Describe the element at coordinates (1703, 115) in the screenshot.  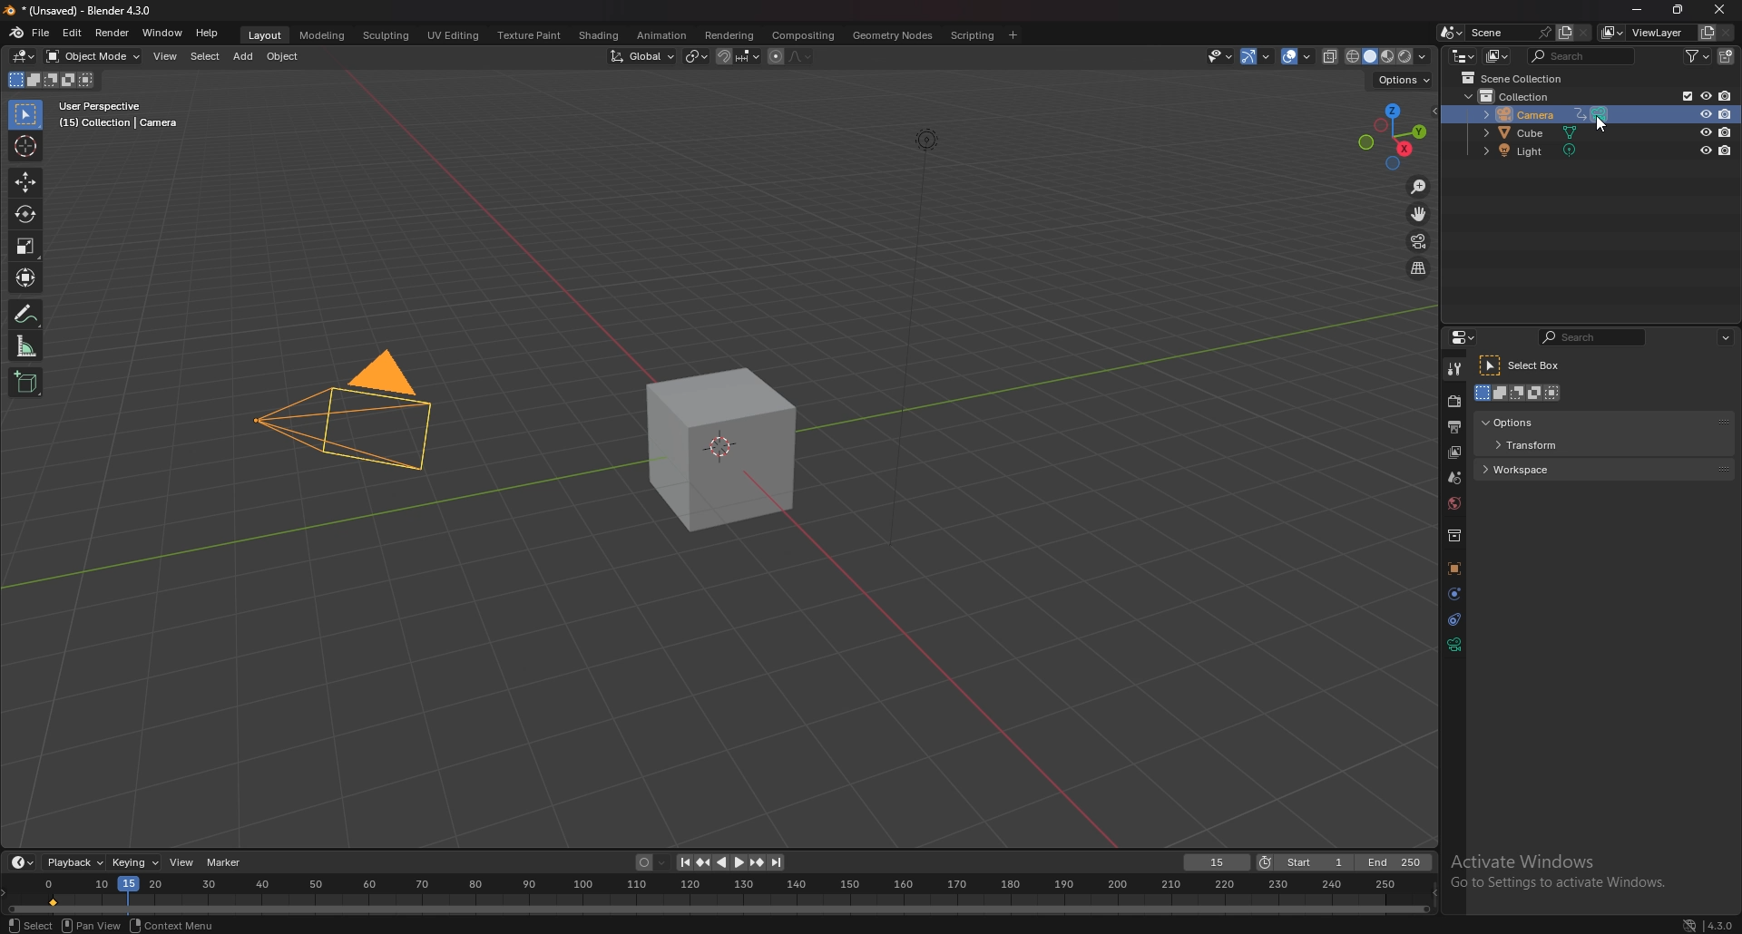
I see `hide in viewport` at that location.